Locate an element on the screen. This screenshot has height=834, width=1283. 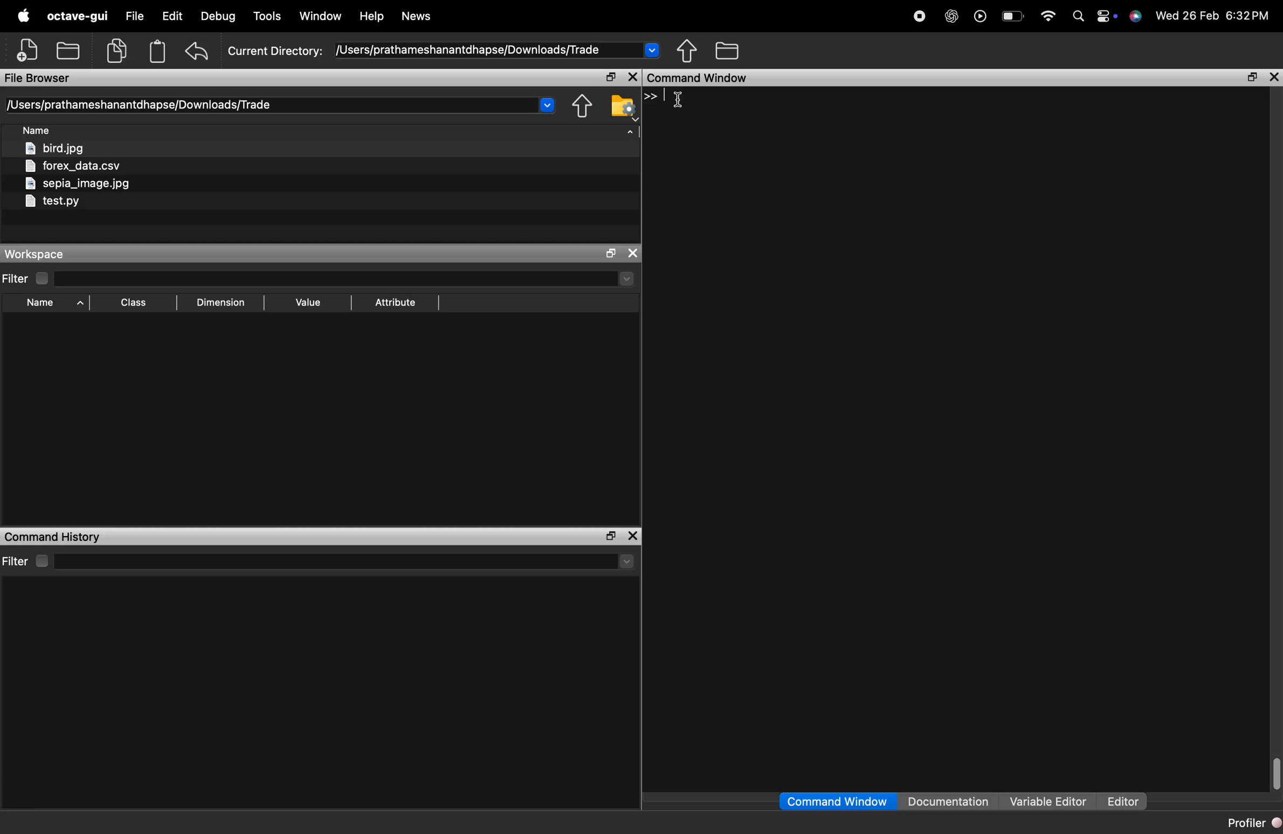
browse your file is located at coordinates (624, 106).